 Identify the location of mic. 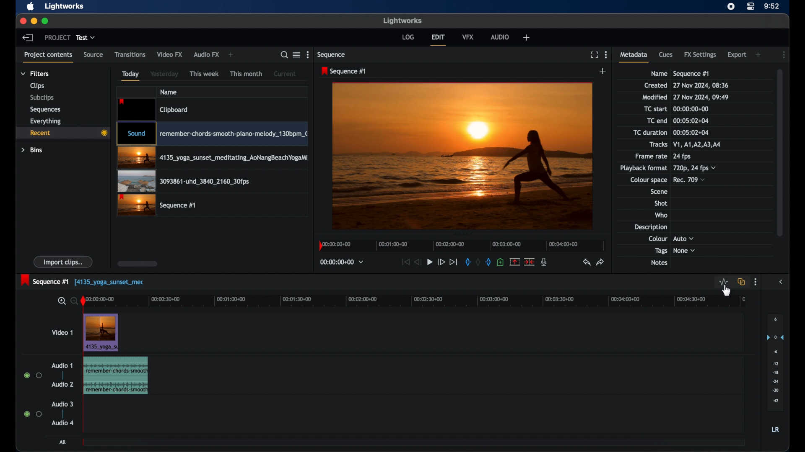
(545, 262).